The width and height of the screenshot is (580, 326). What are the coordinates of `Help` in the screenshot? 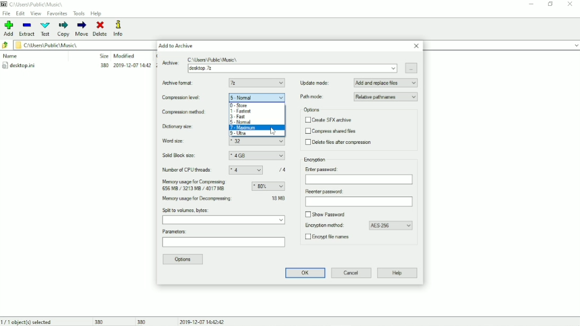 It's located at (397, 273).